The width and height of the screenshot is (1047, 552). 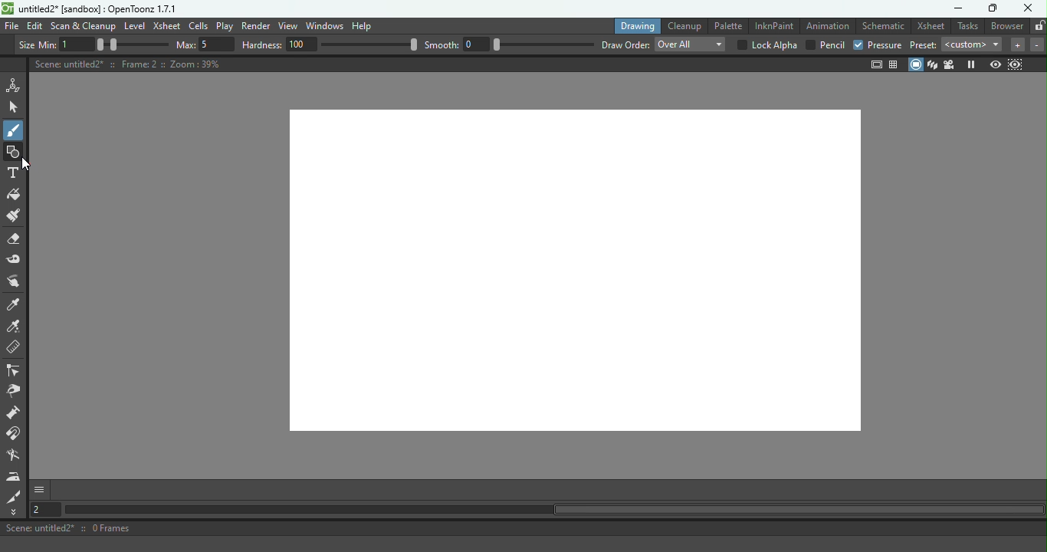 I want to click on RGB picker tool, so click(x=16, y=328).